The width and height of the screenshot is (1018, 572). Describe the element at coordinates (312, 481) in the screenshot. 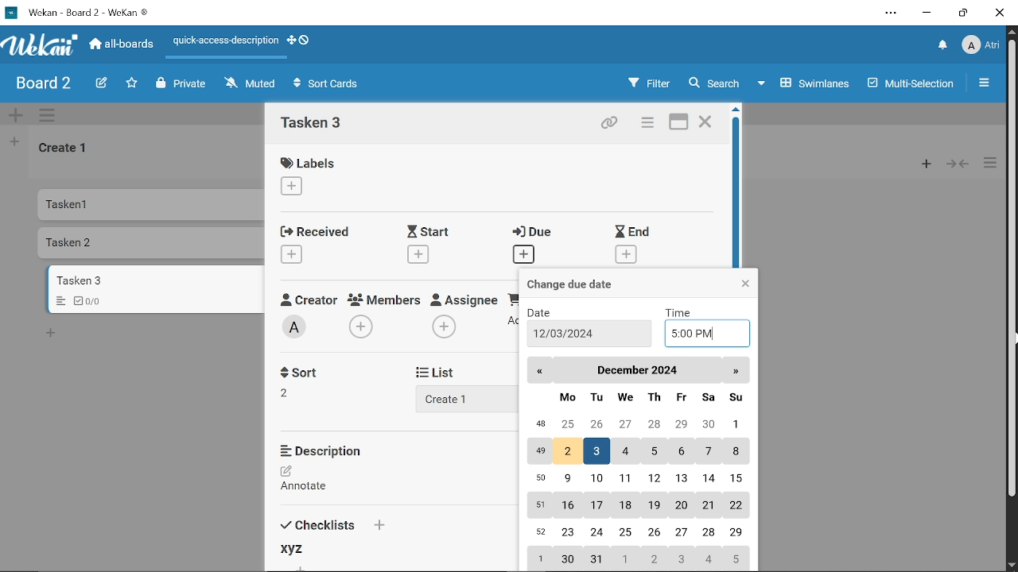

I see `Add description` at that location.